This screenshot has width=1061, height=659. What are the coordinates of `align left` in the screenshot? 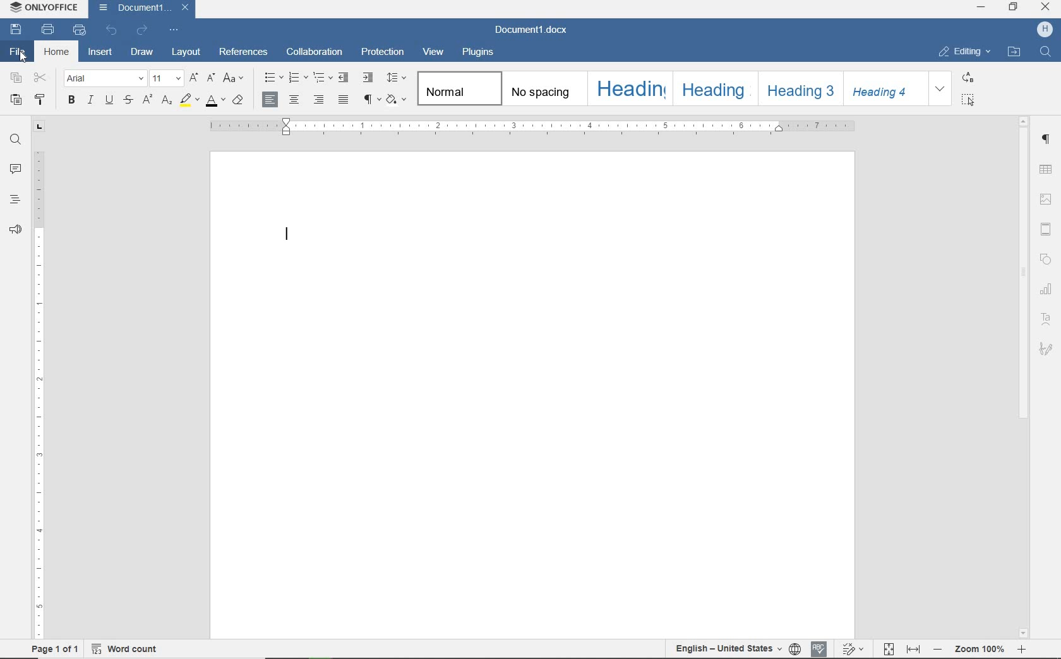 It's located at (270, 99).